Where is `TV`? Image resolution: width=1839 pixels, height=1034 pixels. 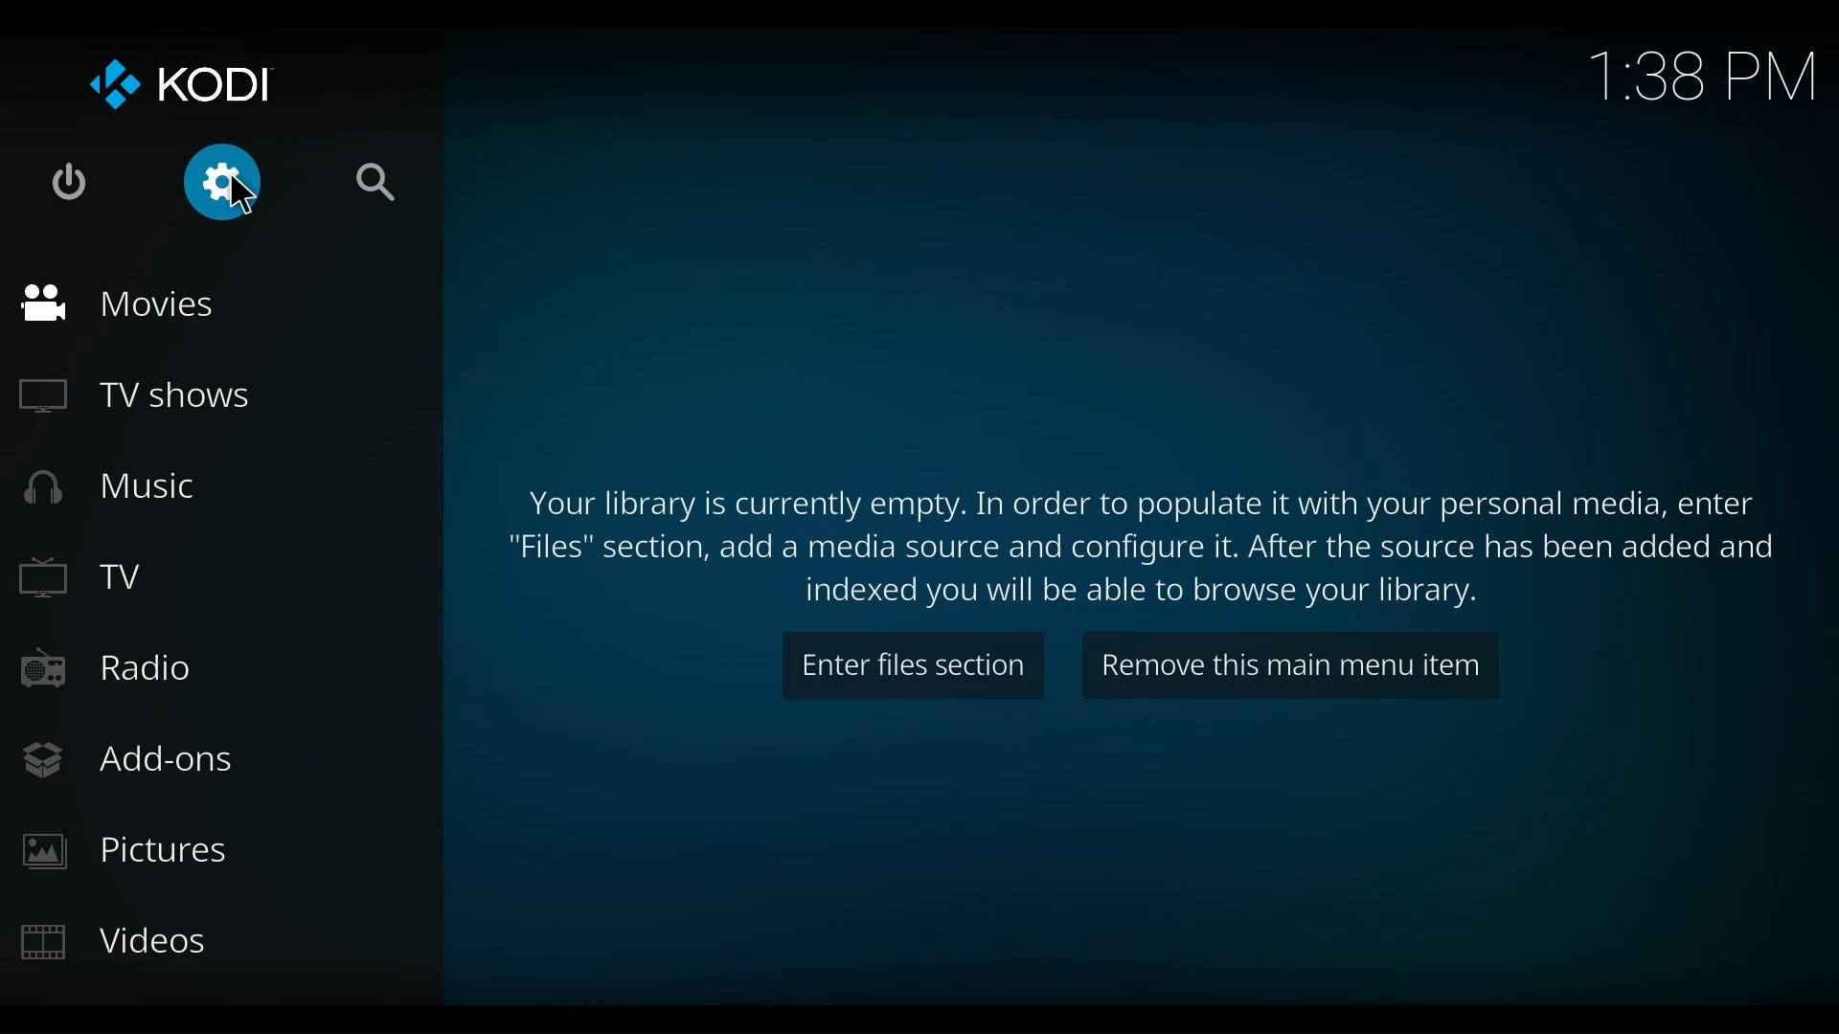 TV is located at coordinates (88, 578).